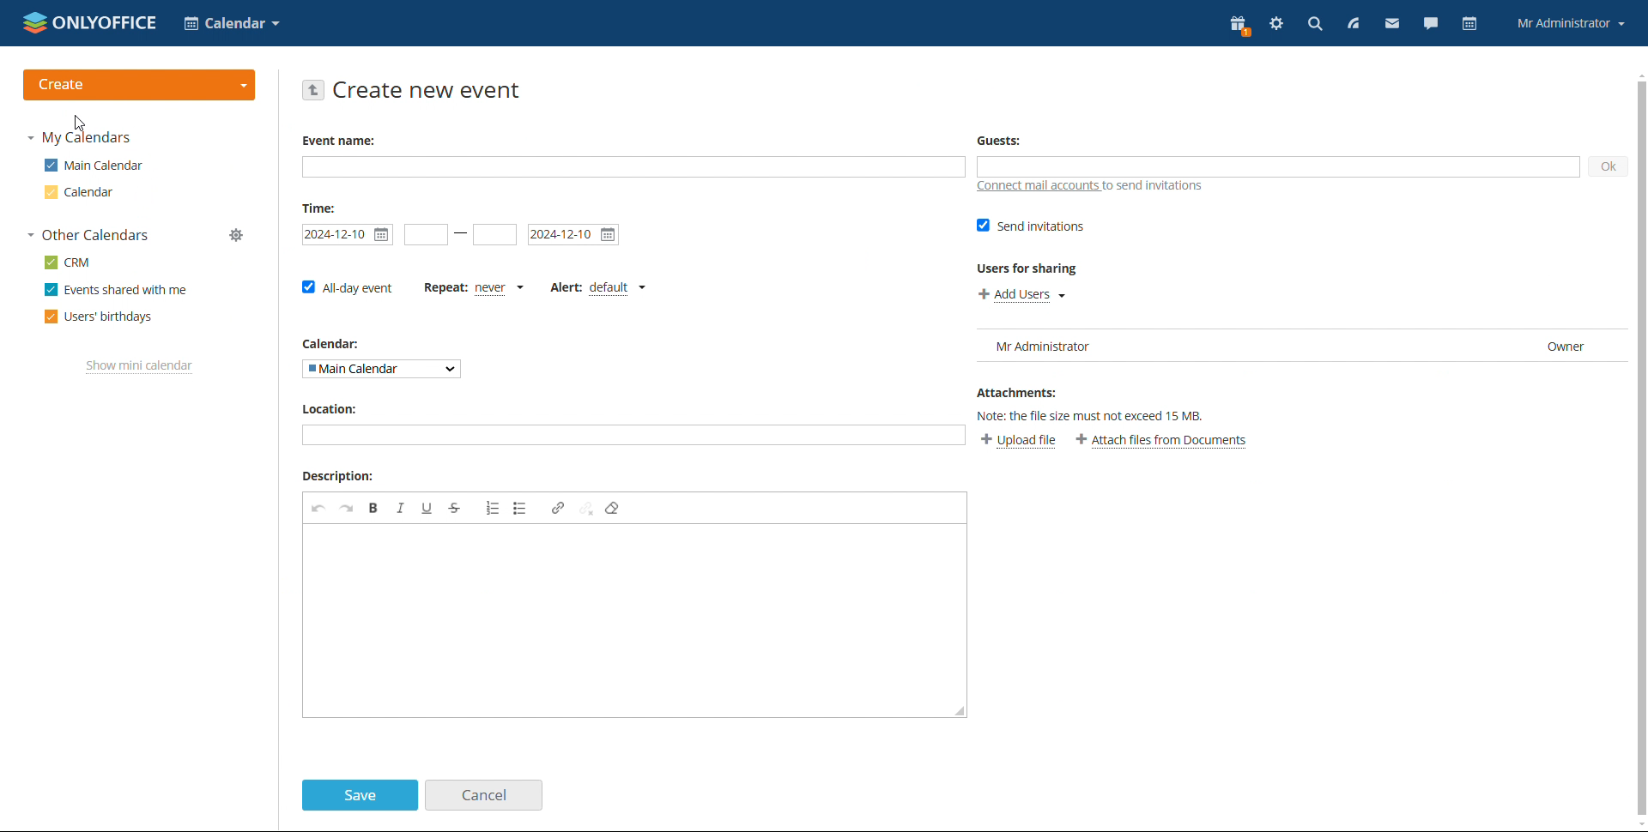 The height and width of the screenshot is (832, 1648). What do you see at coordinates (359, 795) in the screenshot?
I see `save` at bounding box center [359, 795].